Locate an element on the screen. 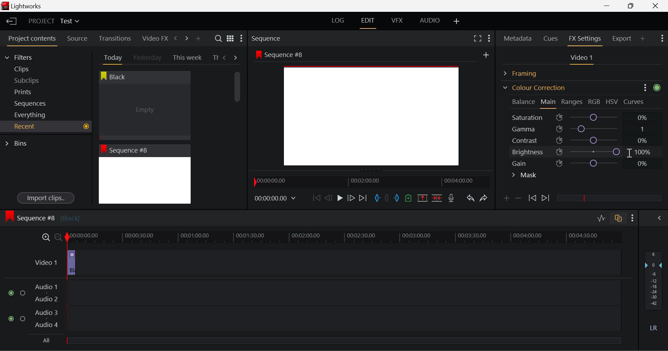 This screenshot has width=668, height=351. Next Panel is located at coordinates (185, 38).